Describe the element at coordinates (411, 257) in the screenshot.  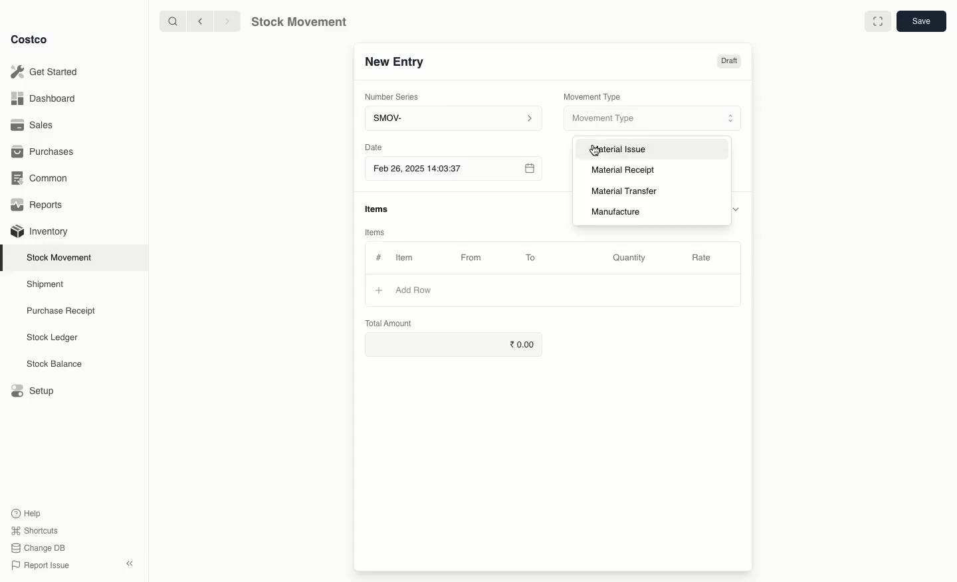
I see `Item` at that location.